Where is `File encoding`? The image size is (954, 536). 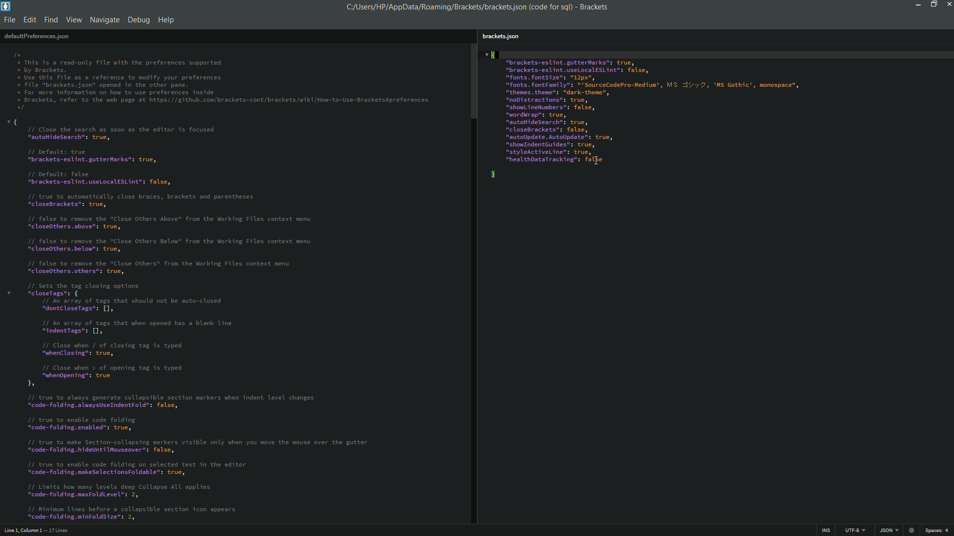 File encoding is located at coordinates (853, 531).